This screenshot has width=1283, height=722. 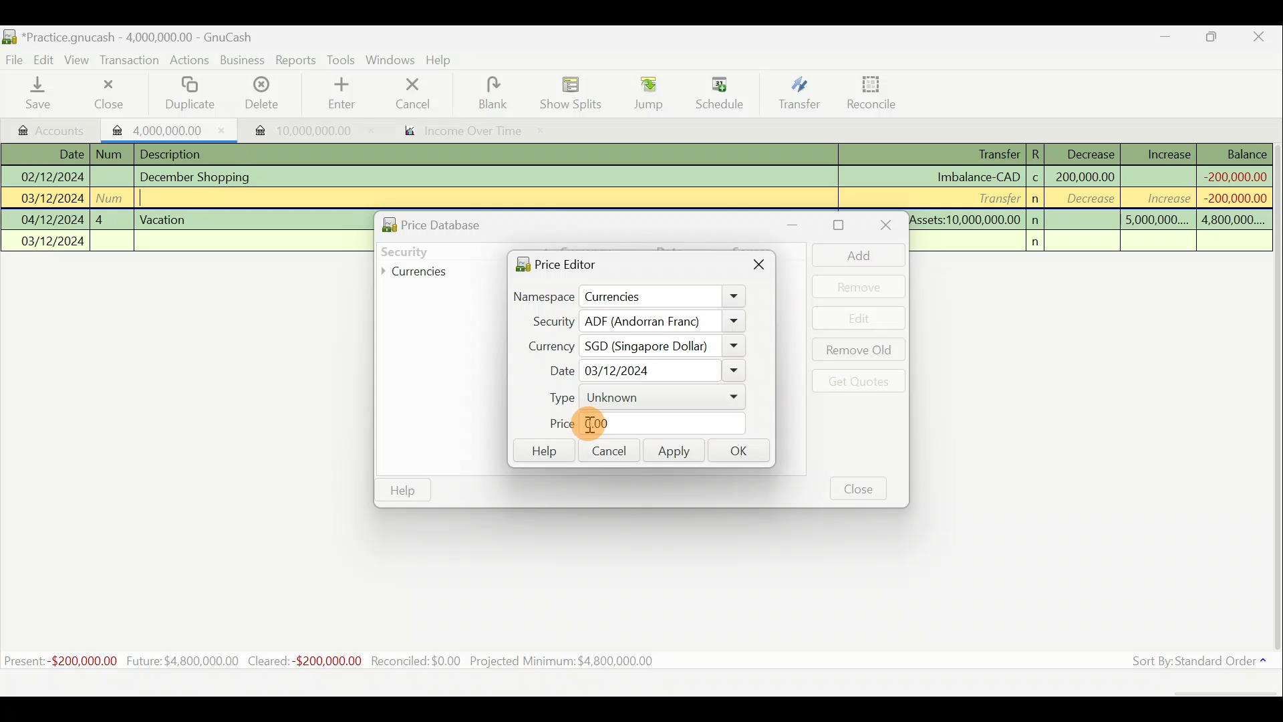 What do you see at coordinates (760, 267) in the screenshot?
I see `Close` at bounding box center [760, 267].